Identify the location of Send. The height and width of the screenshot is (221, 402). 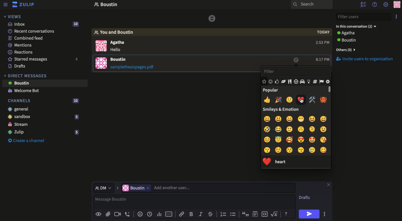
(309, 214).